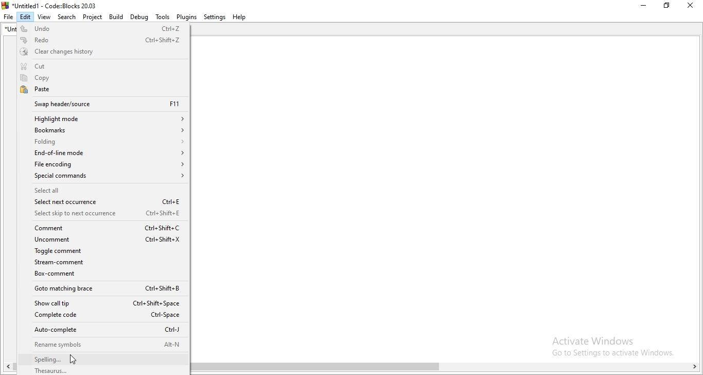 This screenshot has height=375, width=703. I want to click on Special commands, so click(103, 176).